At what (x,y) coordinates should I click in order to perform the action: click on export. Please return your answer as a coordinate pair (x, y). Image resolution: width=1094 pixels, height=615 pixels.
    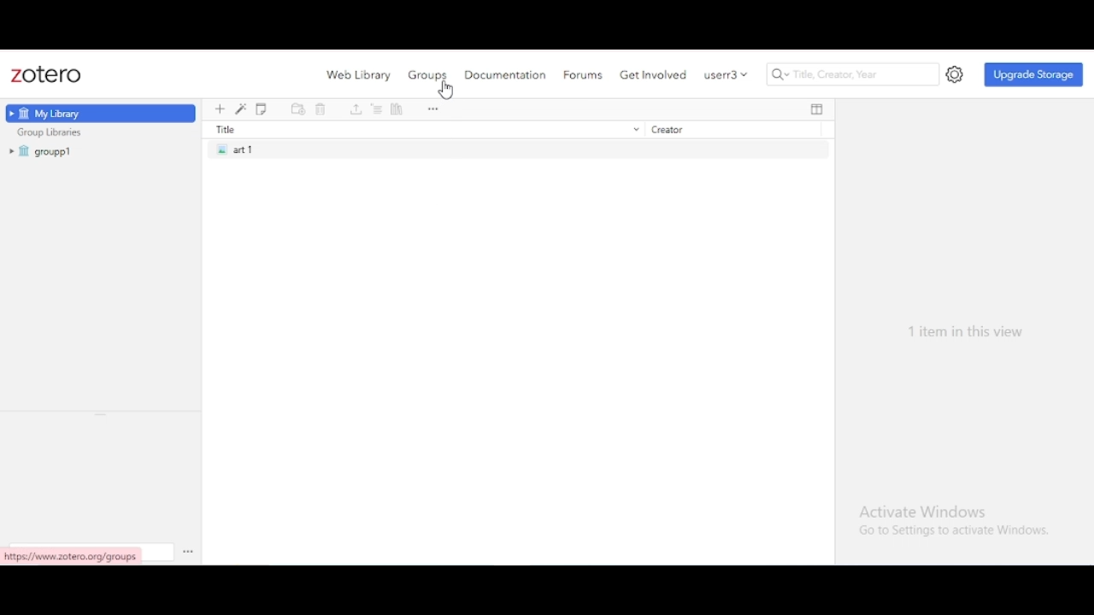
    Looking at the image, I should click on (356, 110).